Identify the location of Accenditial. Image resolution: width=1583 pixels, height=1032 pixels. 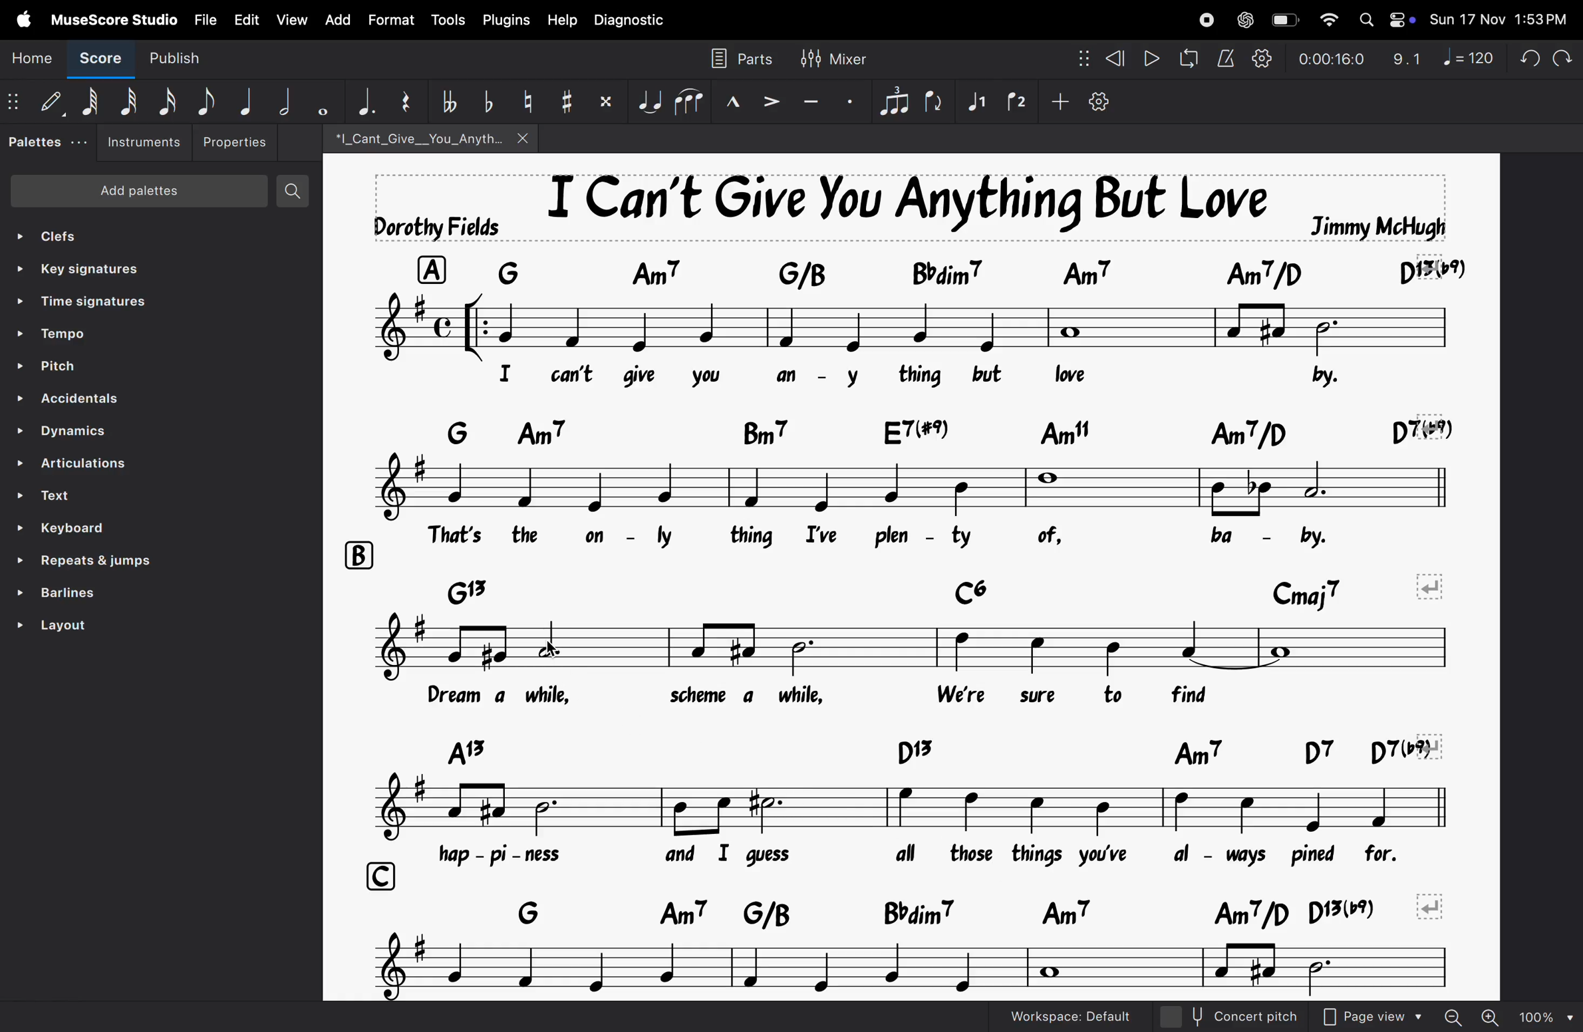
(71, 398).